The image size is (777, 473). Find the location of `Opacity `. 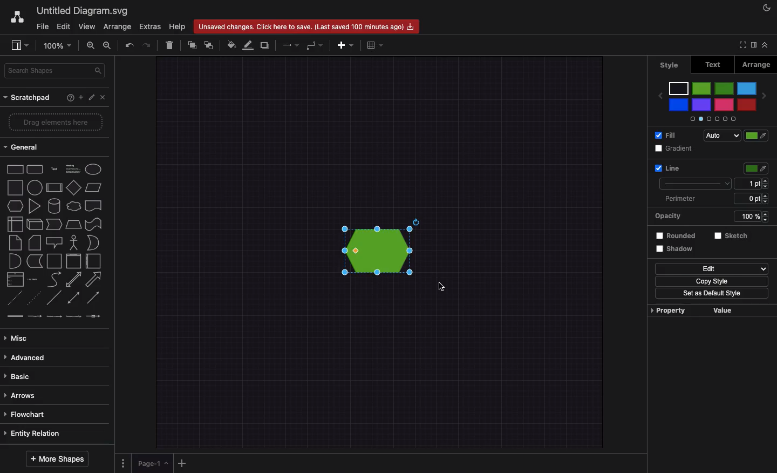

Opacity  is located at coordinates (711, 216).